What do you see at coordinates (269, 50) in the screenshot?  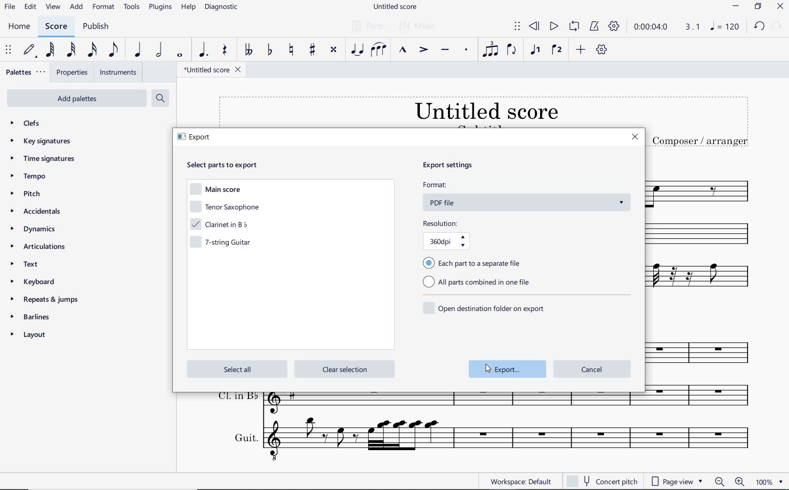 I see `TOGGLE FLAT` at bounding box center [269, 50].